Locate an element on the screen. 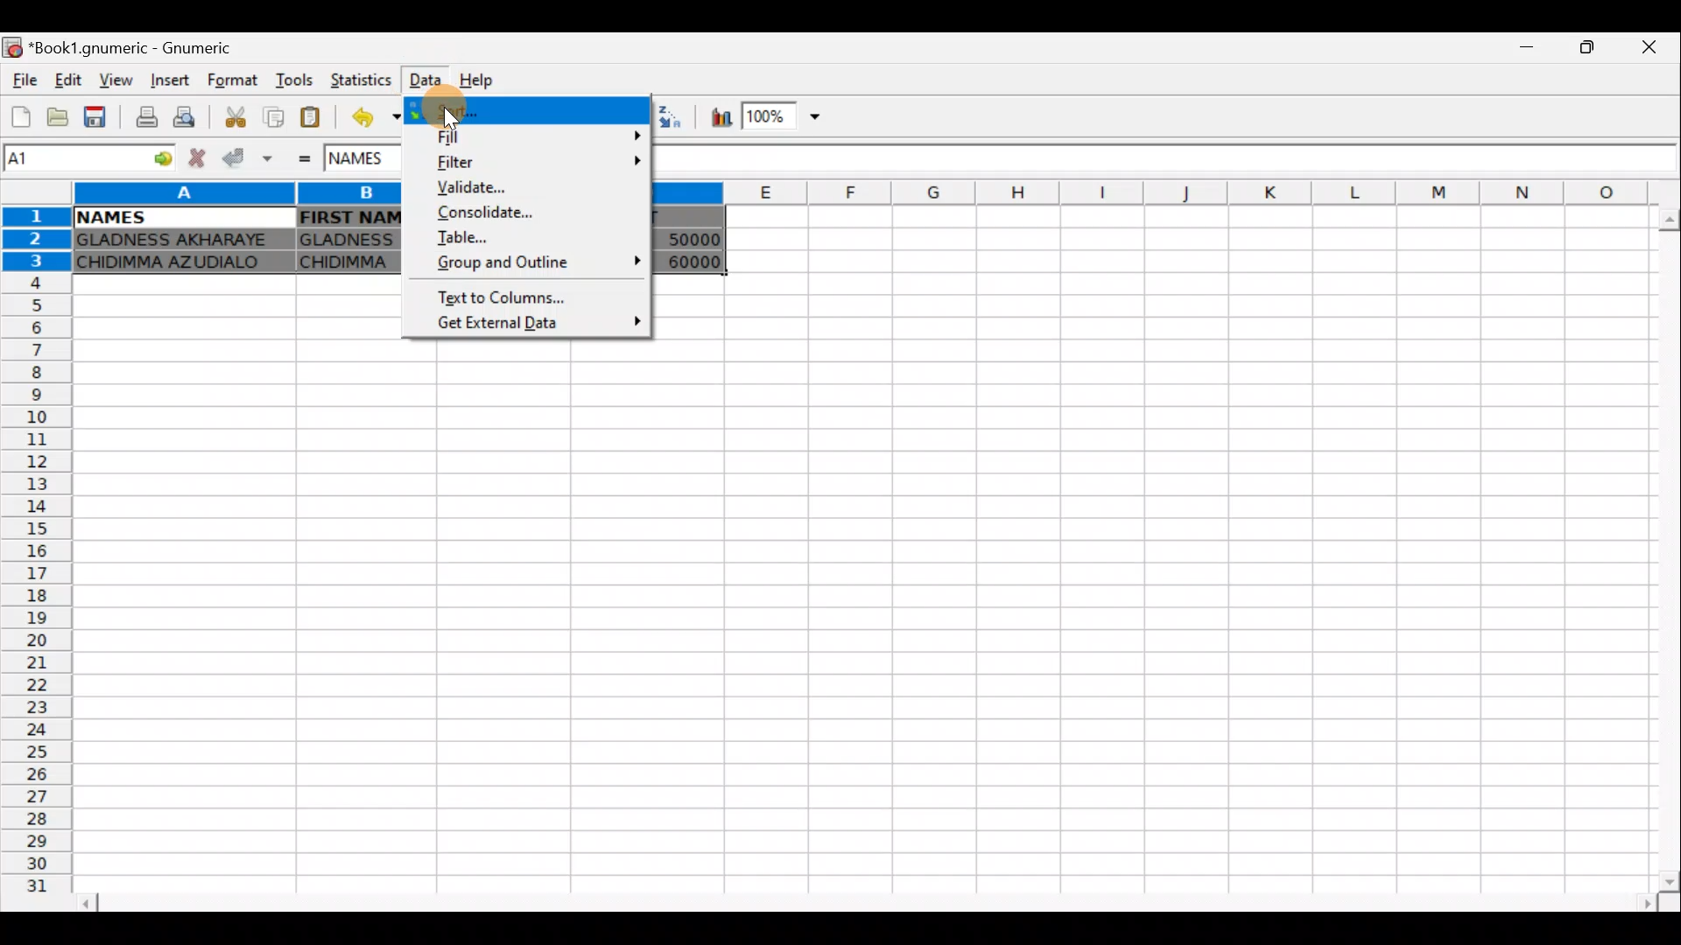  Format is located at coordinates (237, 81).